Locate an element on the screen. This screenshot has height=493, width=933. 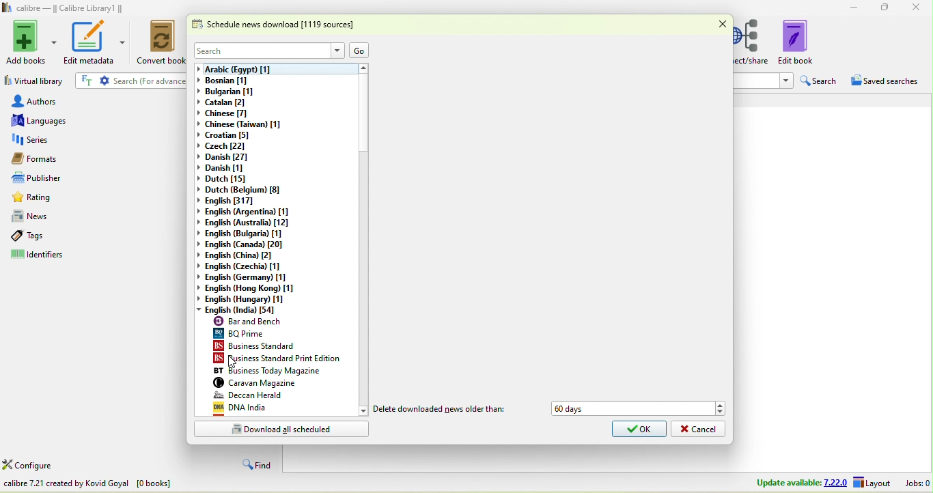
rating is located at coordinates (97, 198).